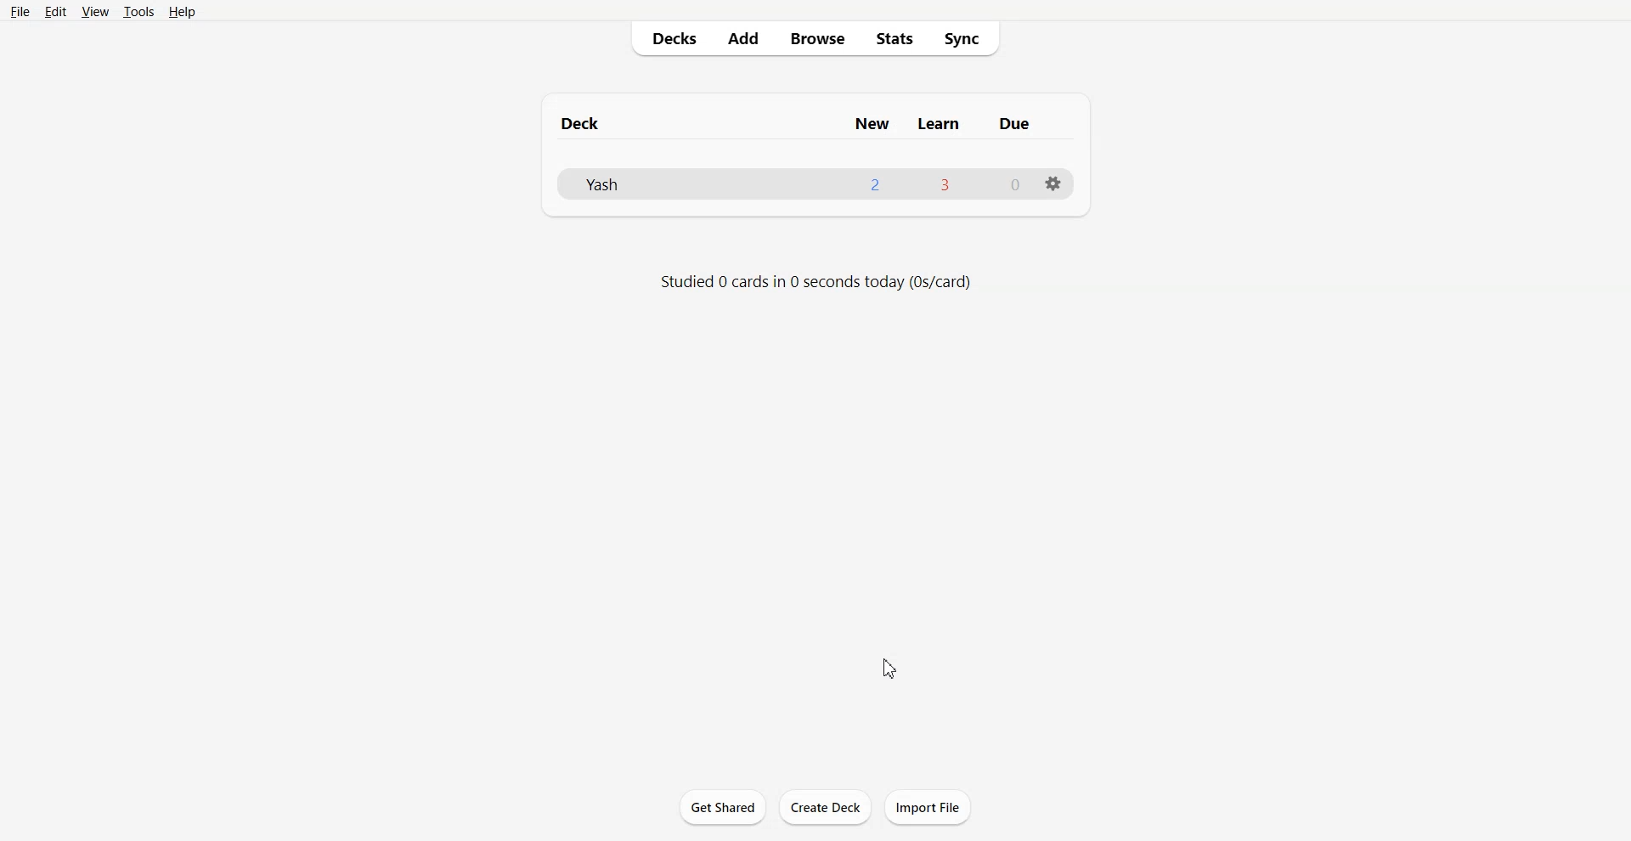 The height and width of the screenshot is (841, 1631). Describe the element at coordinates (895, 39) in the screenshot. I see `Stats` at that location.